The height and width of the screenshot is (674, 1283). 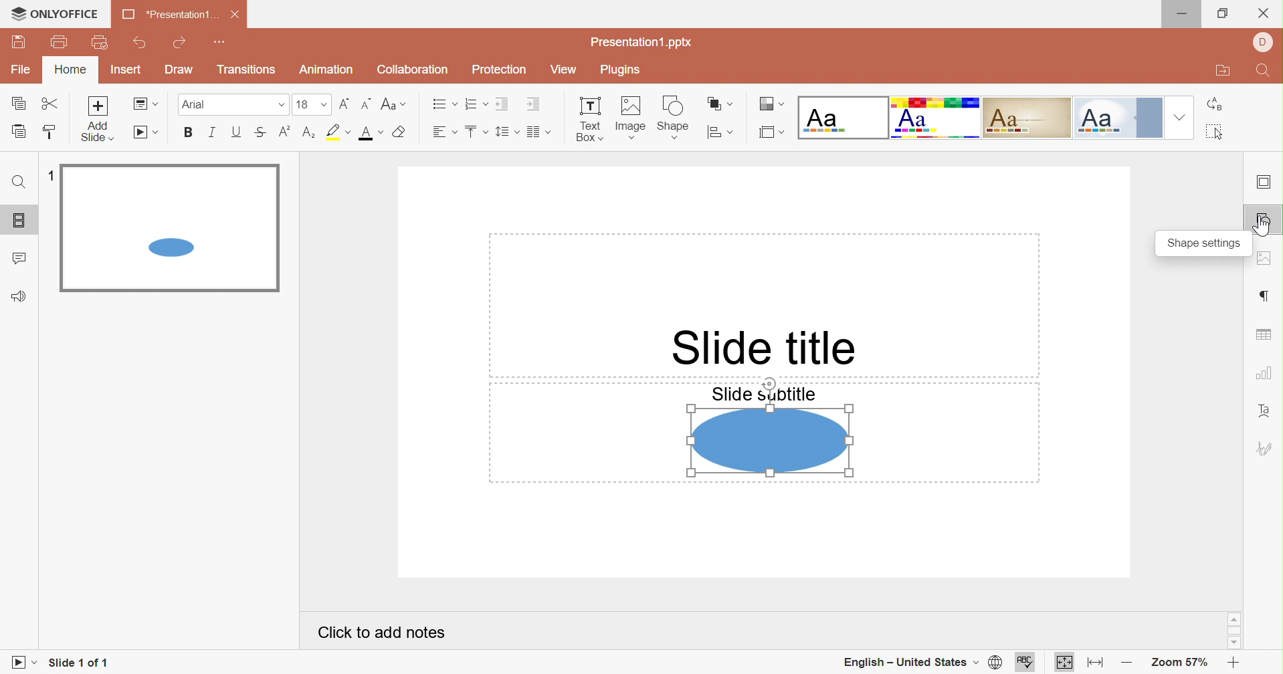 What do you see at coordinates (1215, 131) in the screenshot?
I see `Select all` at bounding box center [1215, 131].